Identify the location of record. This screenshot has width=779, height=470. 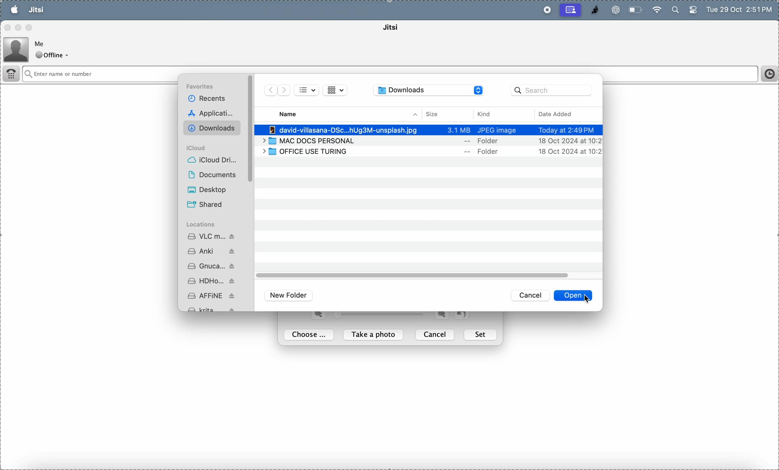
(545, 10).